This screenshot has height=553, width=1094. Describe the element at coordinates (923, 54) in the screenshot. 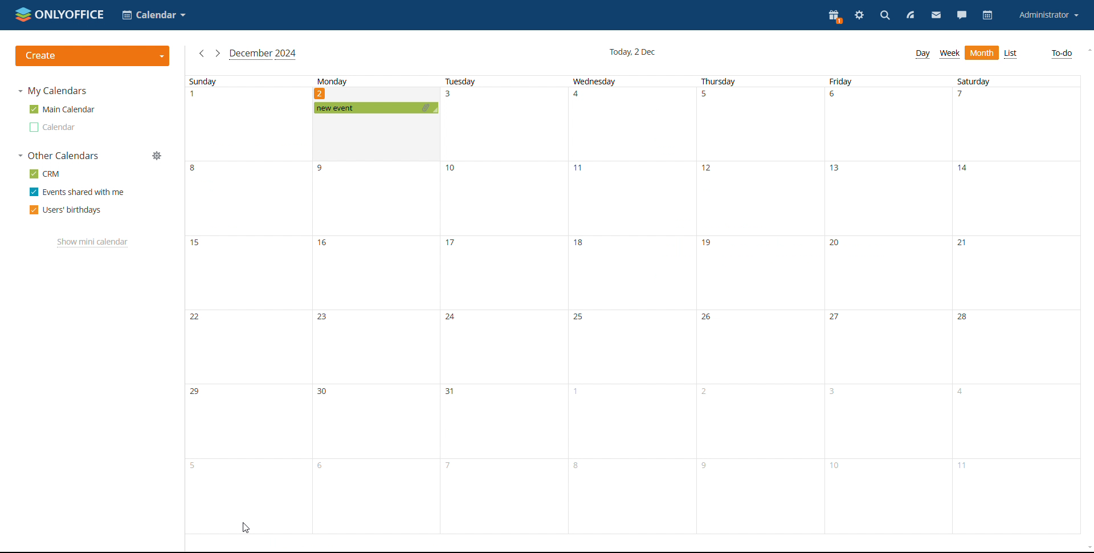

I see `day view` at that location.